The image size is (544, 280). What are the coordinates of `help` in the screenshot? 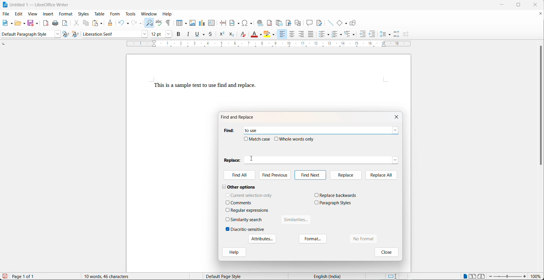 It's located at (234, 253).